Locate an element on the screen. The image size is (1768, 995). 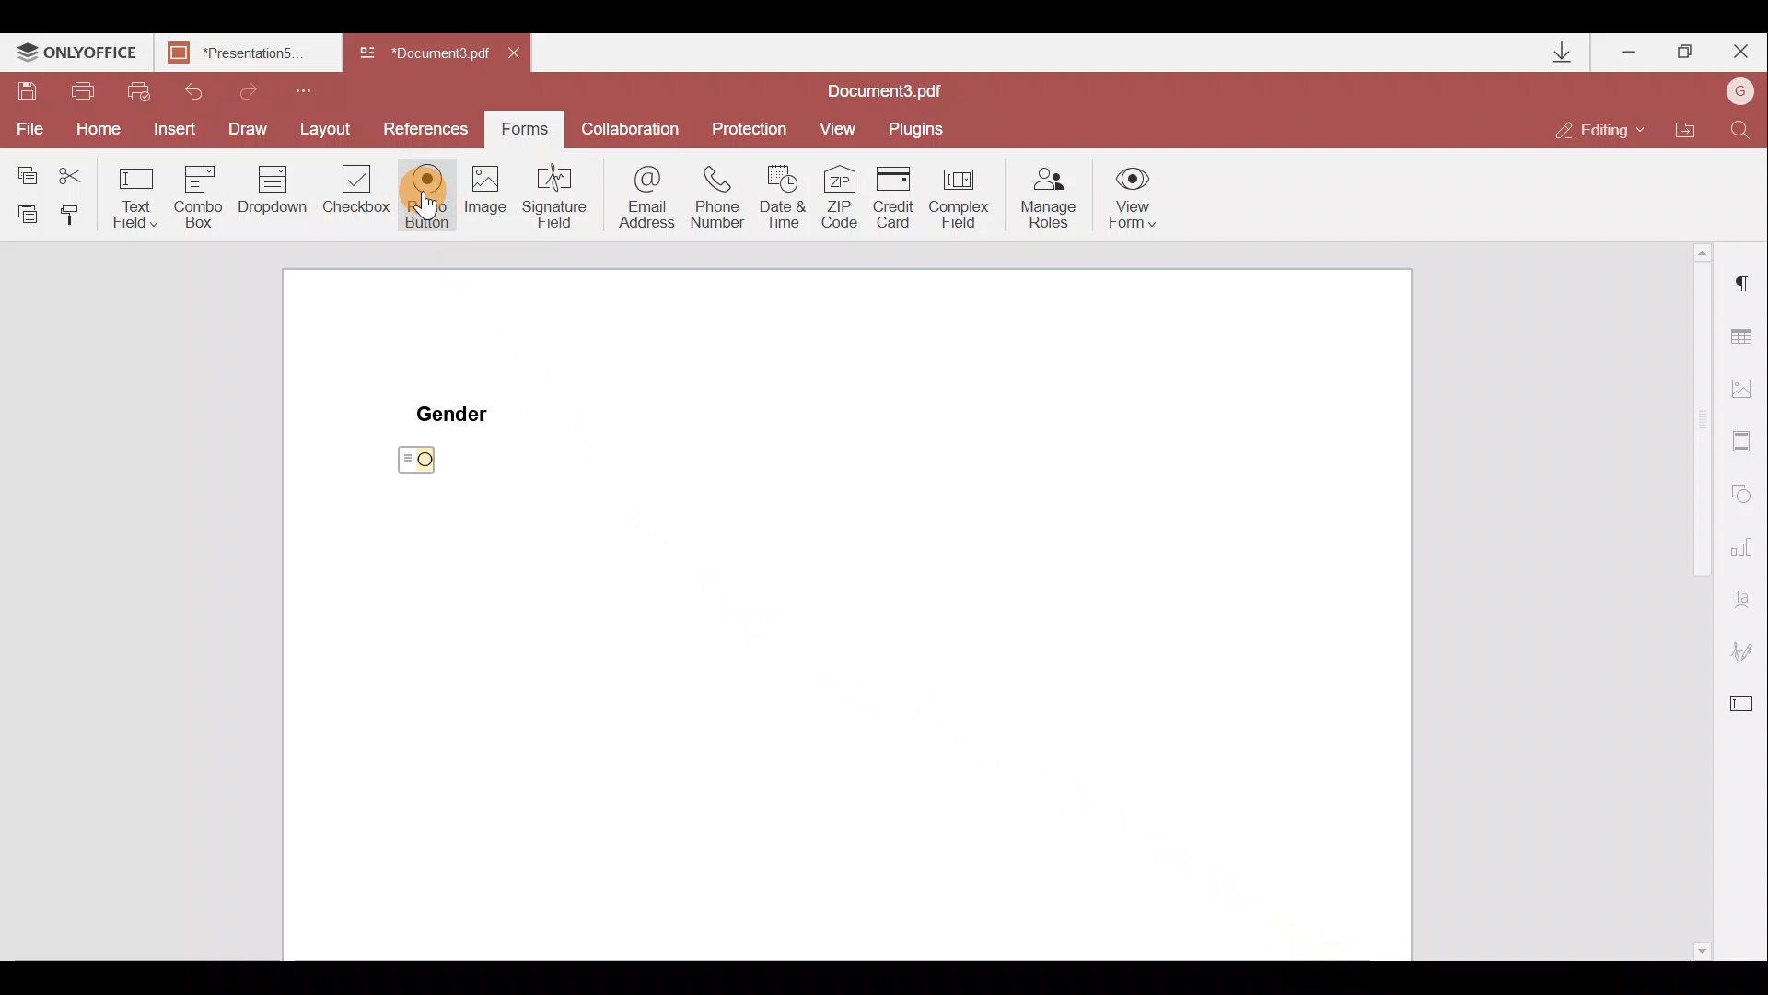
Close is located at coordinates (1741, 53).